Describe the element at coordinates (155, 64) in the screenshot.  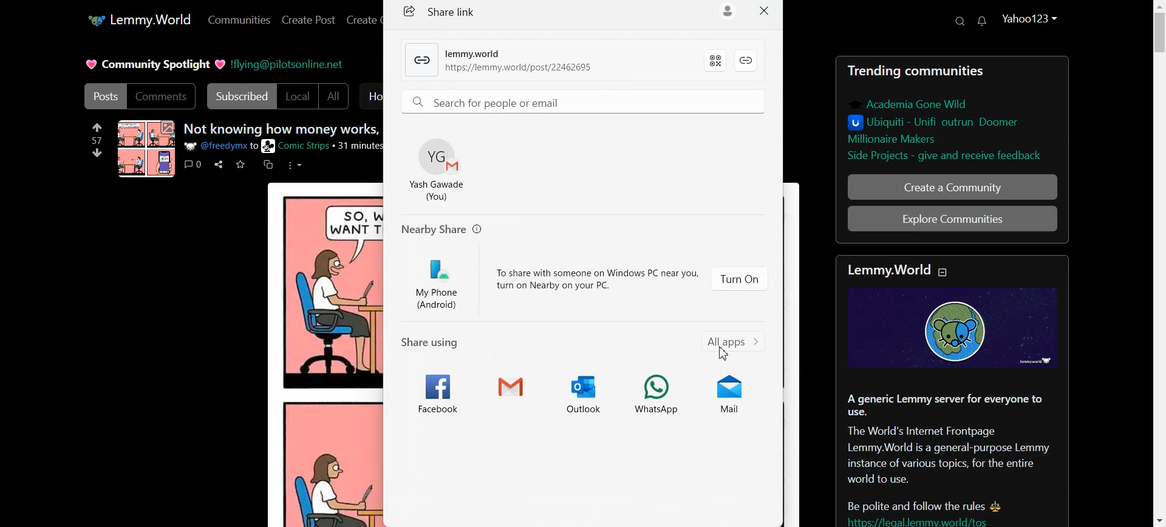
I see `Text` at that location.